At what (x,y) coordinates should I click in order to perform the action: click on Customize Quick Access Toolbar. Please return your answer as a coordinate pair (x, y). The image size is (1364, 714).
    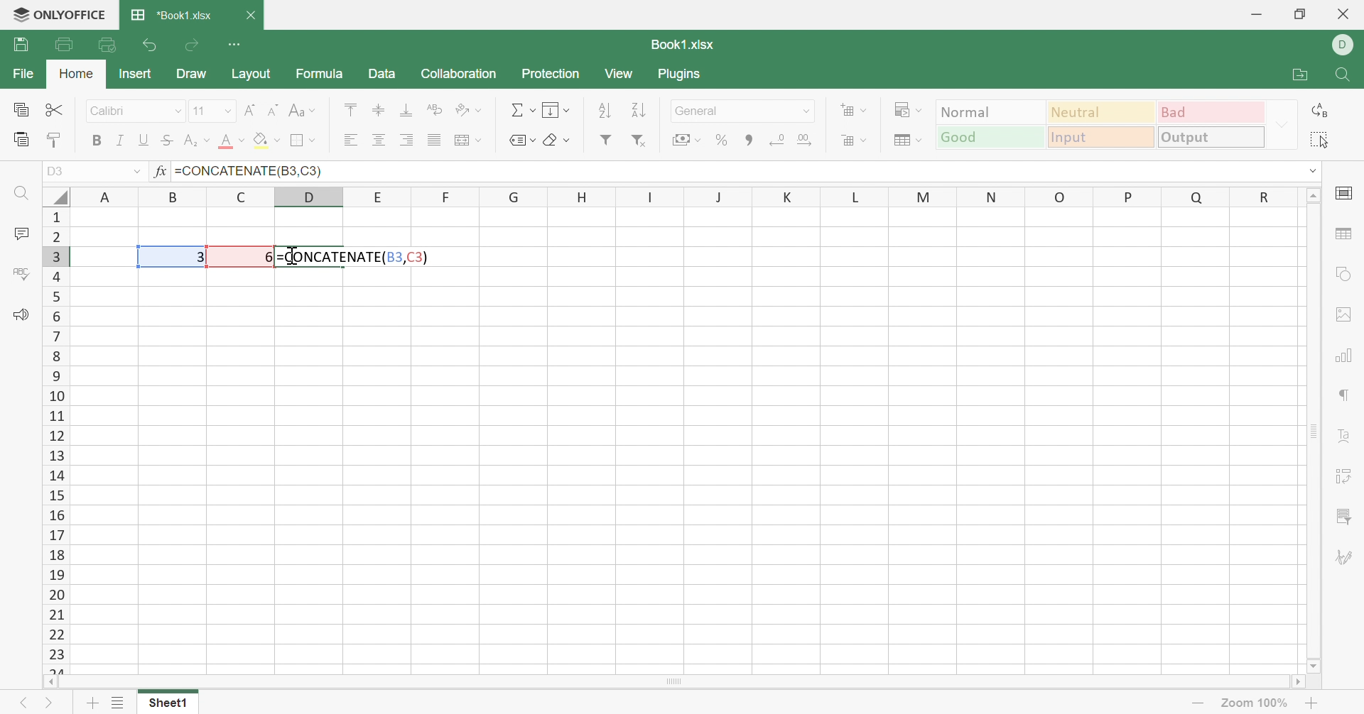
    Looking at the image, I should click on (233, 43).